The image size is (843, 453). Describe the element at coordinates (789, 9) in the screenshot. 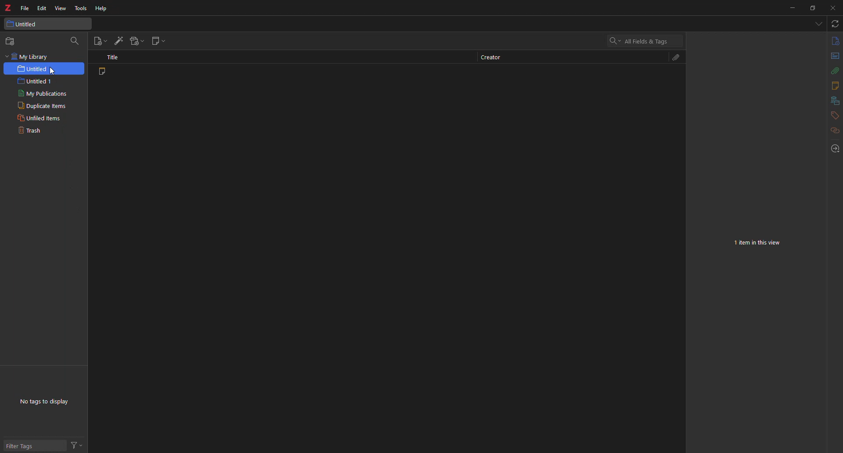

I see `minimize` at that location.